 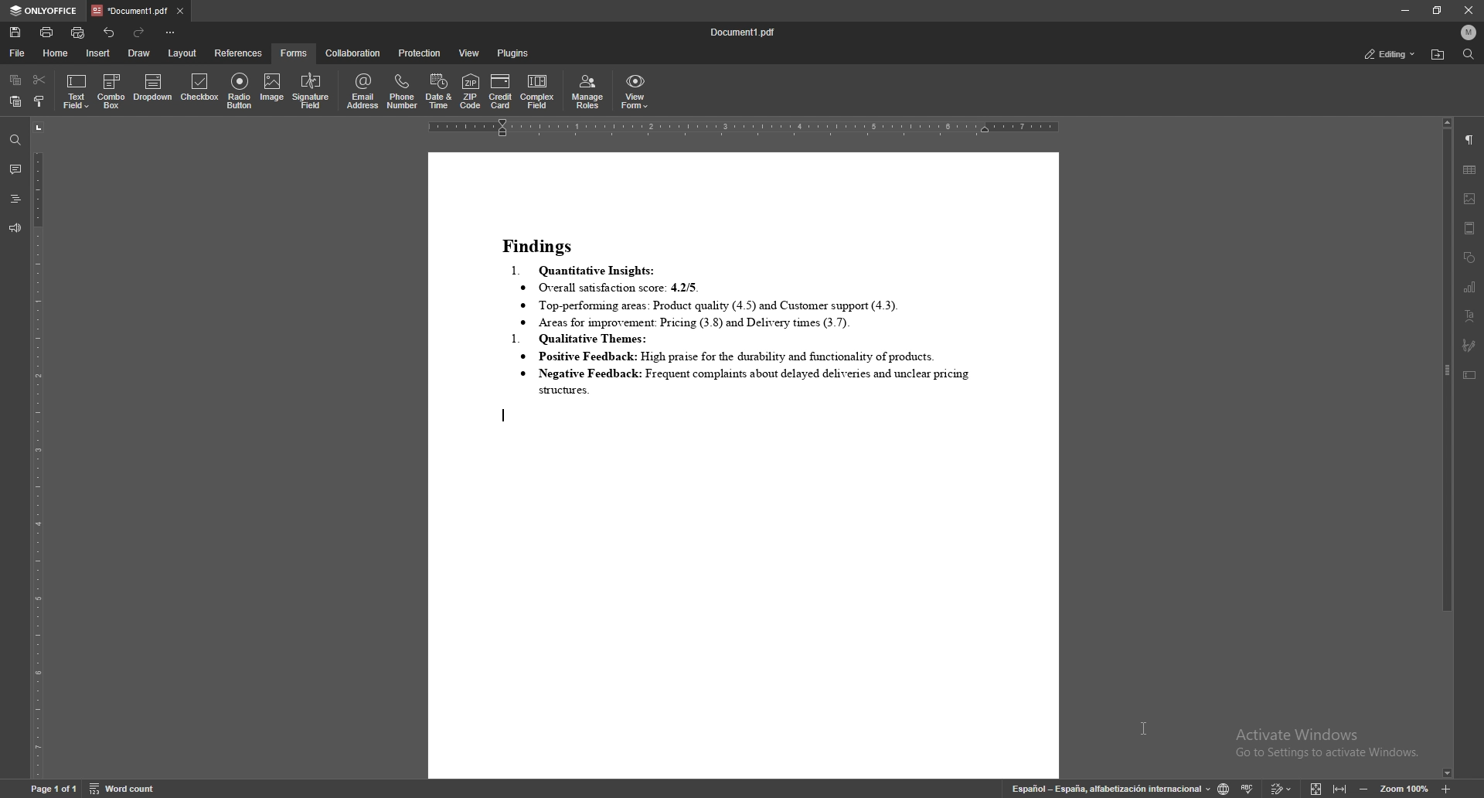 I want to click on date and time, so click(x=440, y=91).